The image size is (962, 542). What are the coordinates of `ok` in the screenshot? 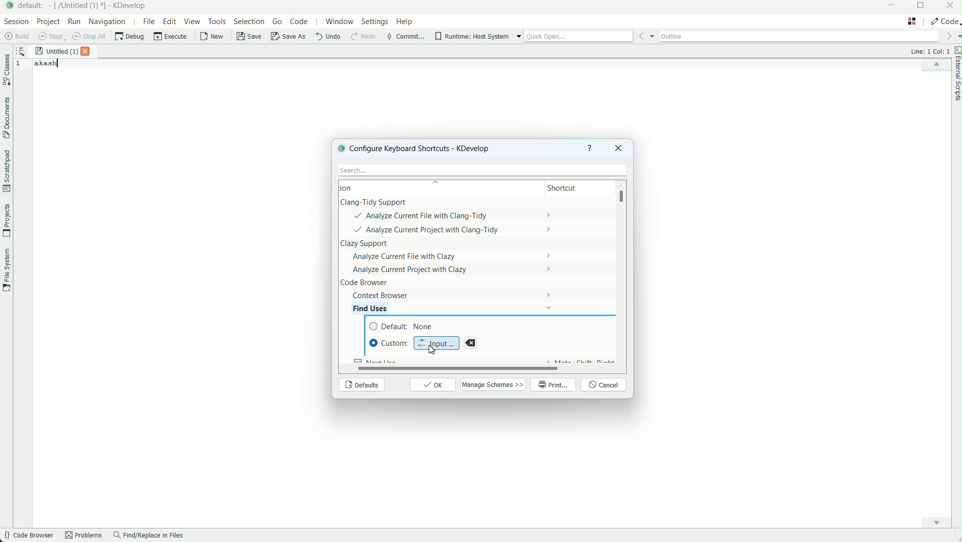 It's located at (433, 385).